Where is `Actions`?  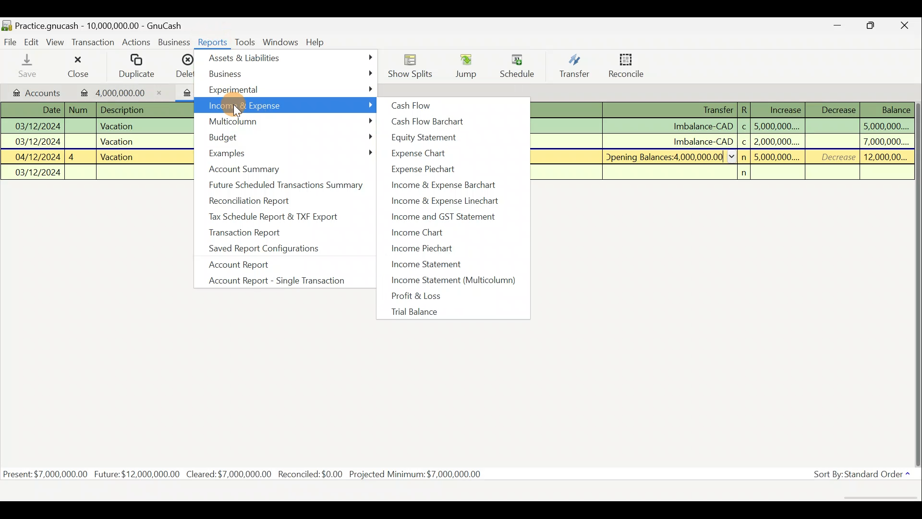
Actions is located at coordinates (136, 42).